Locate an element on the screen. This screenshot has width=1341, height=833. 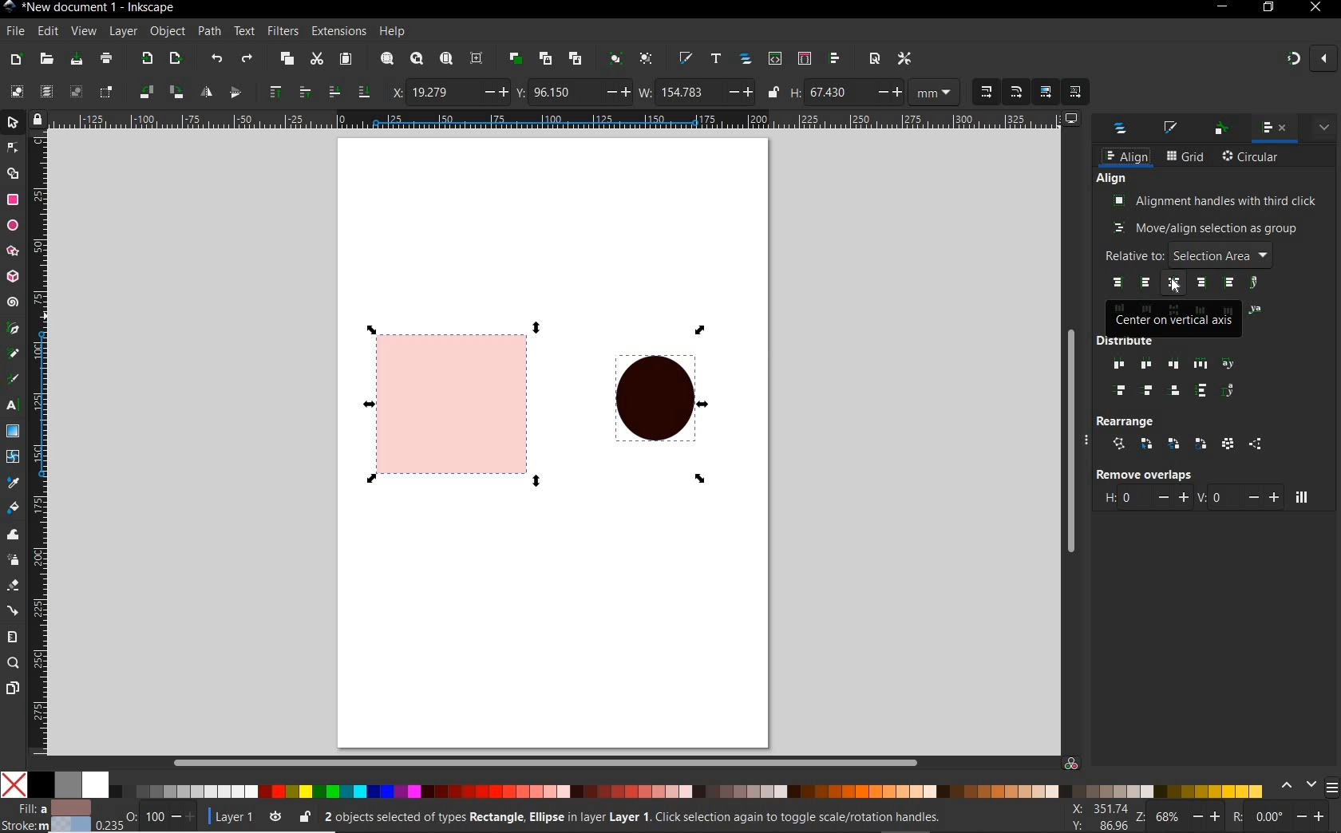
select tool is located at coordinates (14, 121).